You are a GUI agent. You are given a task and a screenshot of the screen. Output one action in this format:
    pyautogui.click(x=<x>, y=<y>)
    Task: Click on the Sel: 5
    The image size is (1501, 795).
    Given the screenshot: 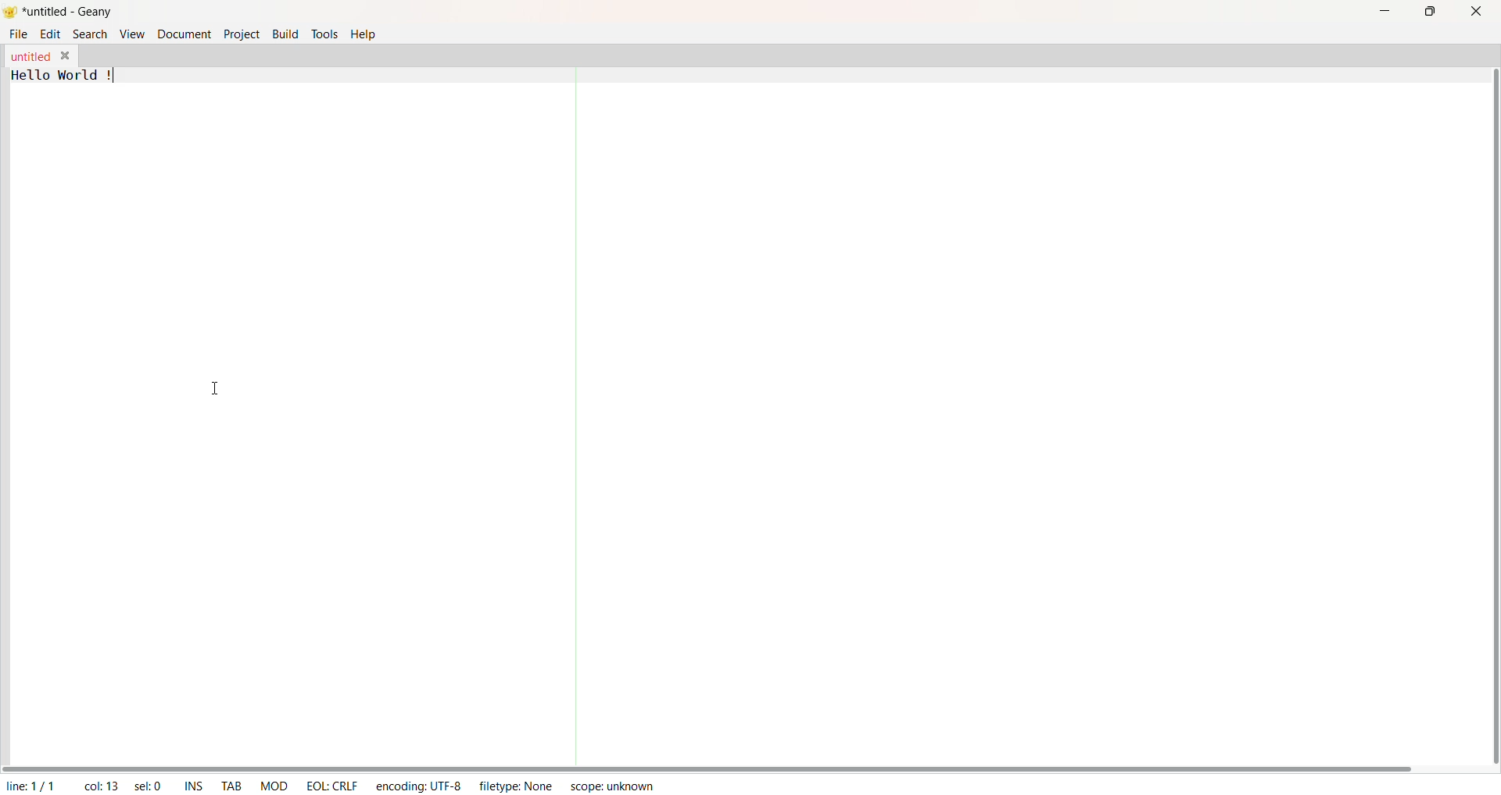 What is the action you would take?
    pyautogui.click(x=147, y=785)
    